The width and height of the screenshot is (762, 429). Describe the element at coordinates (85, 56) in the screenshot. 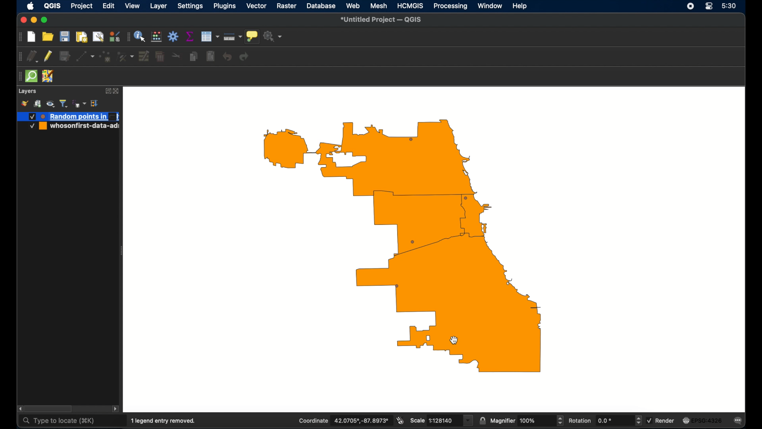

I see `digitized ithsegment` at that location.